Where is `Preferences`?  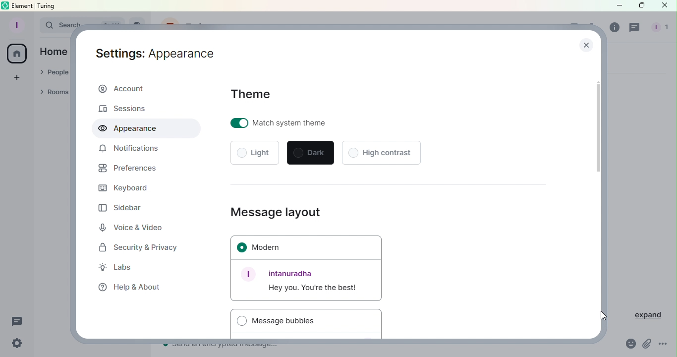
Preferences is located at coordinates (127, 170).